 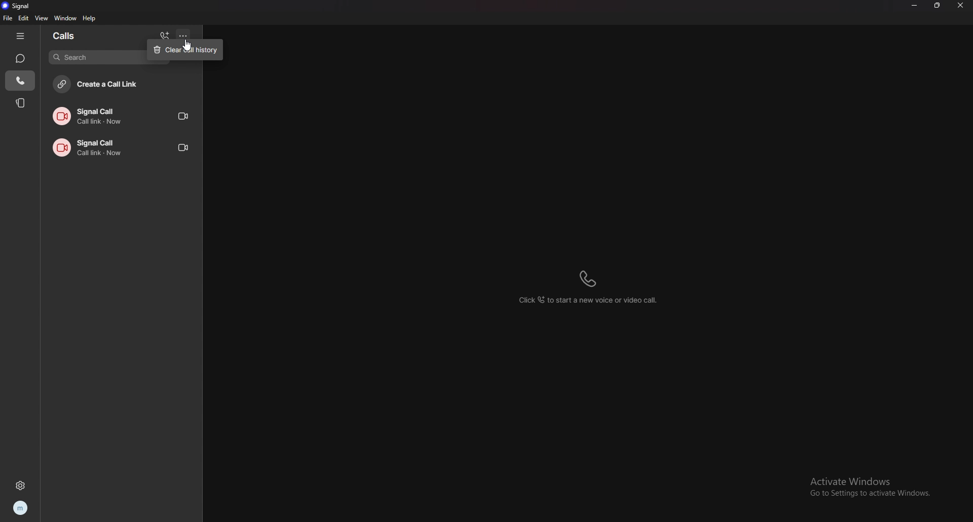 I want to click on settings, so click(x=20, y=485).